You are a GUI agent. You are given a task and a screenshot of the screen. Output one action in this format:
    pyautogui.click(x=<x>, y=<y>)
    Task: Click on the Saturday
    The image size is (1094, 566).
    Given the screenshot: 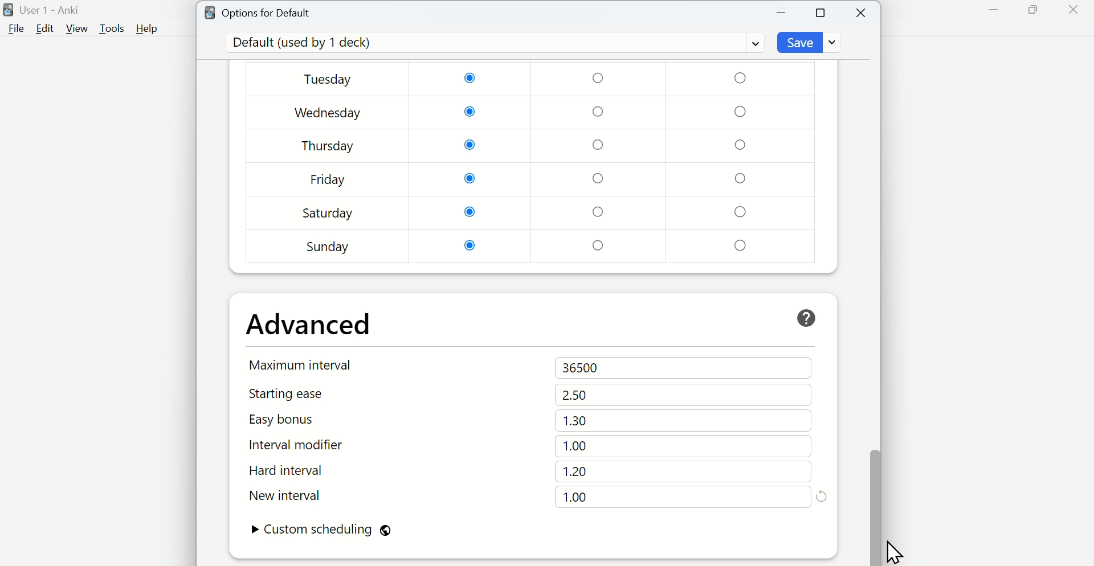 What is the action you would take?
    pyautogui.click(x=328, y=213)
    